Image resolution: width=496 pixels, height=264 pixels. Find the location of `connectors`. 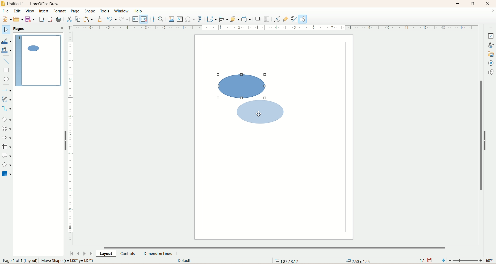

connectors is located at coordinates (7, 108).